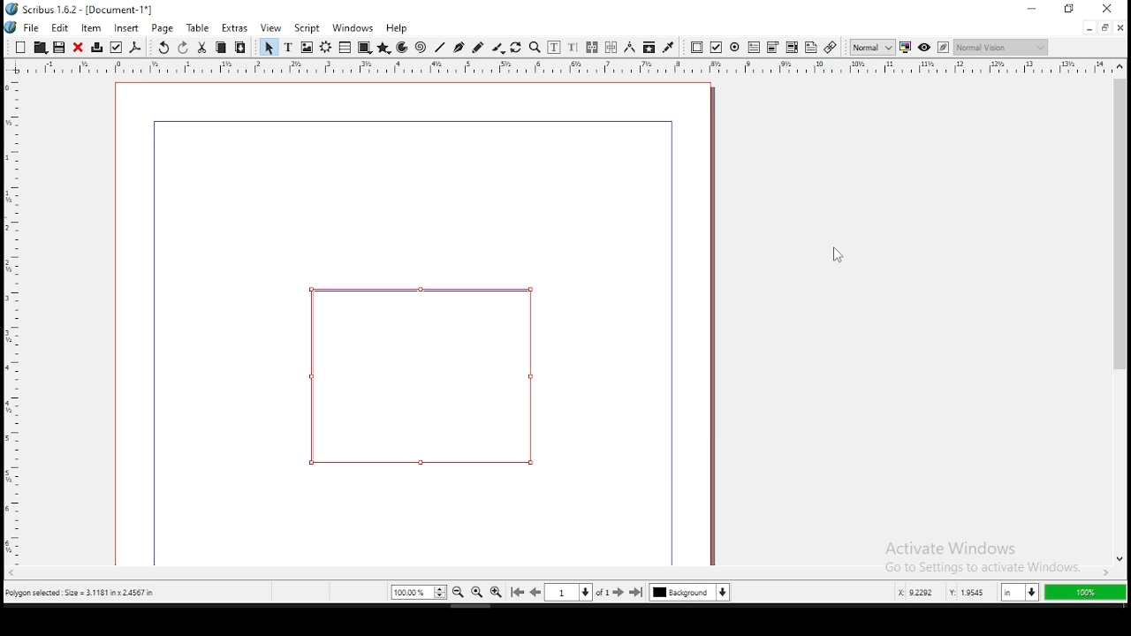  I want to click on windows, so click(353, 28).